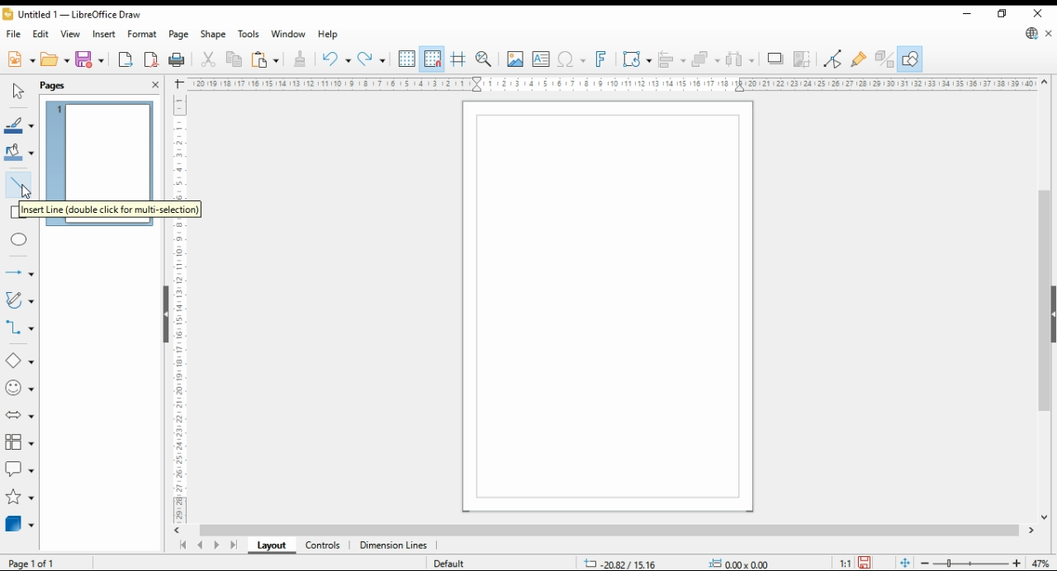  I want to click on insert, so click(104, 34).